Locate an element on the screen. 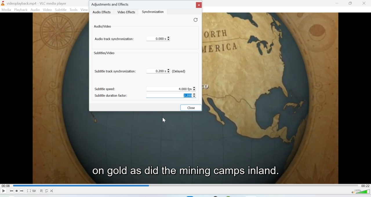 This screenshot has width=371, height=197. Stop is located at coordinates (17, 191).